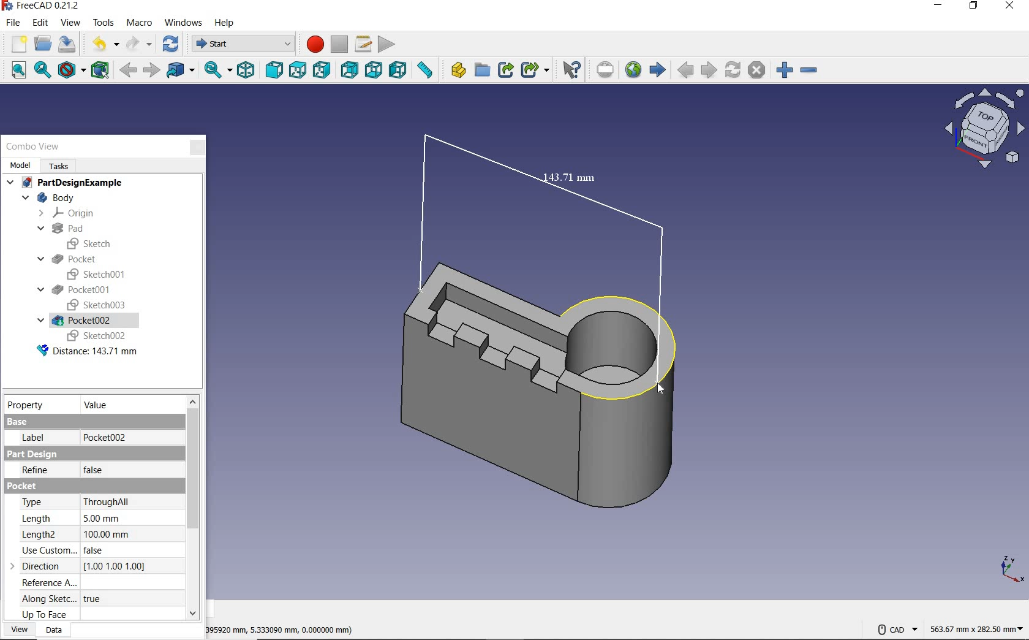 The height and width of the screenshot is (640, 1029). What do you see at coordinates (106, 471) in the screenshot?
I see `false` at bounding box center [106, 471].